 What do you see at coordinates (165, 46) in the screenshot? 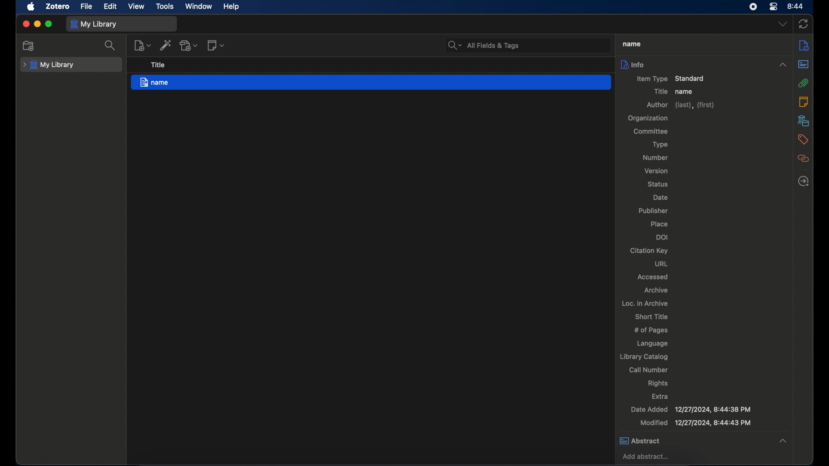
I see `add item by identifier` at bounding box center [165, 46].